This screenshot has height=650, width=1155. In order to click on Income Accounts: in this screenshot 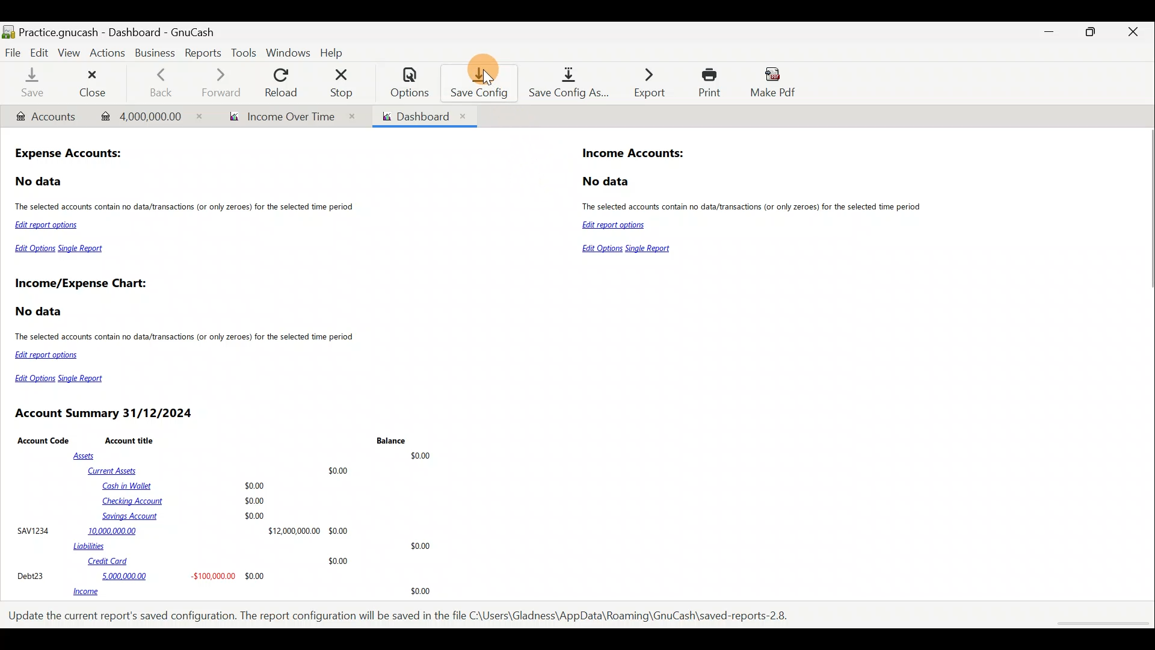, I will do `click(634, 154)`.